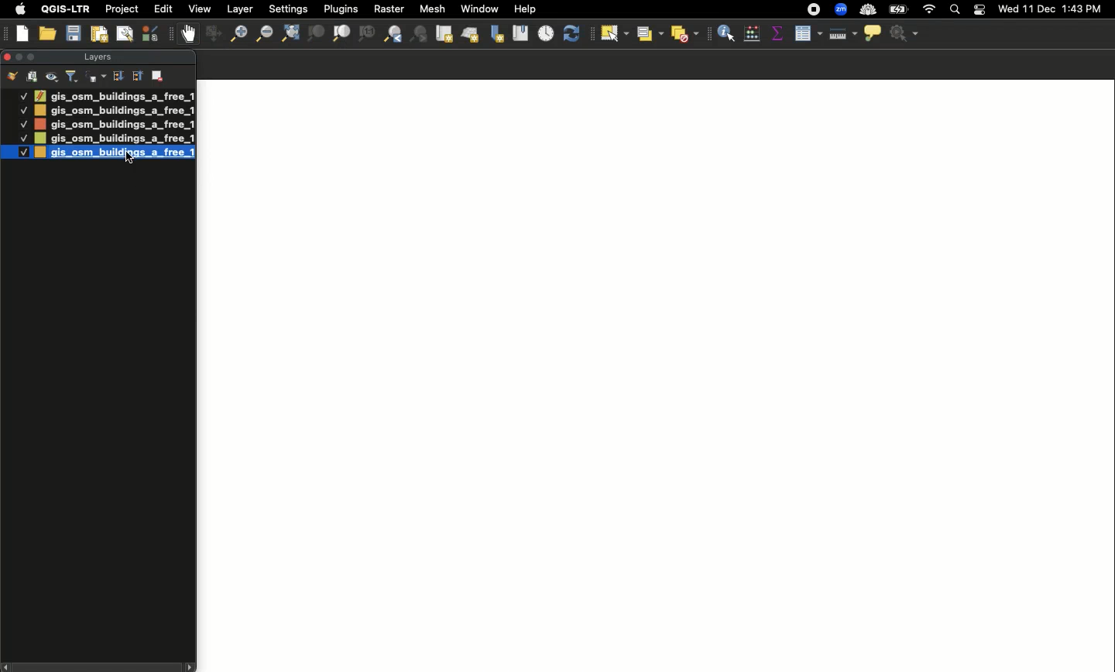 Image resolution: width=1115 pixels, height=672 pixels. Describe the element at coordinates (339, 8) in the screenshot. I see `Plugins` at that location.